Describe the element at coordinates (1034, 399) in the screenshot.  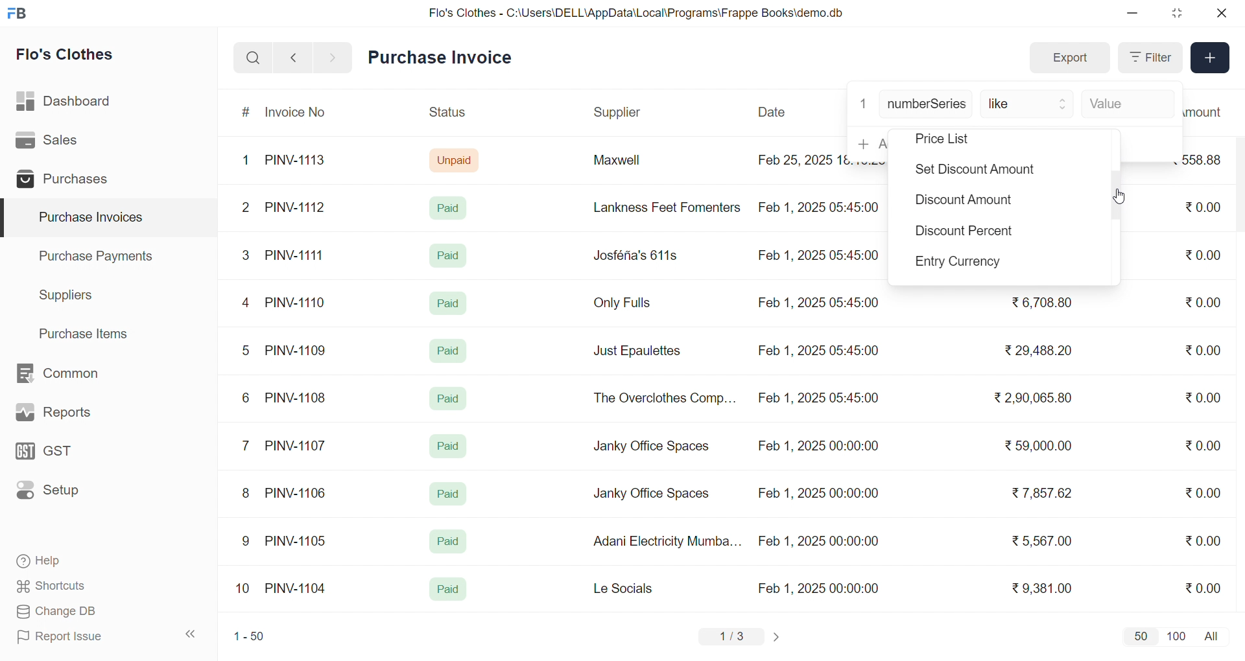
I see `₹ 2,90,065.80` at that location.